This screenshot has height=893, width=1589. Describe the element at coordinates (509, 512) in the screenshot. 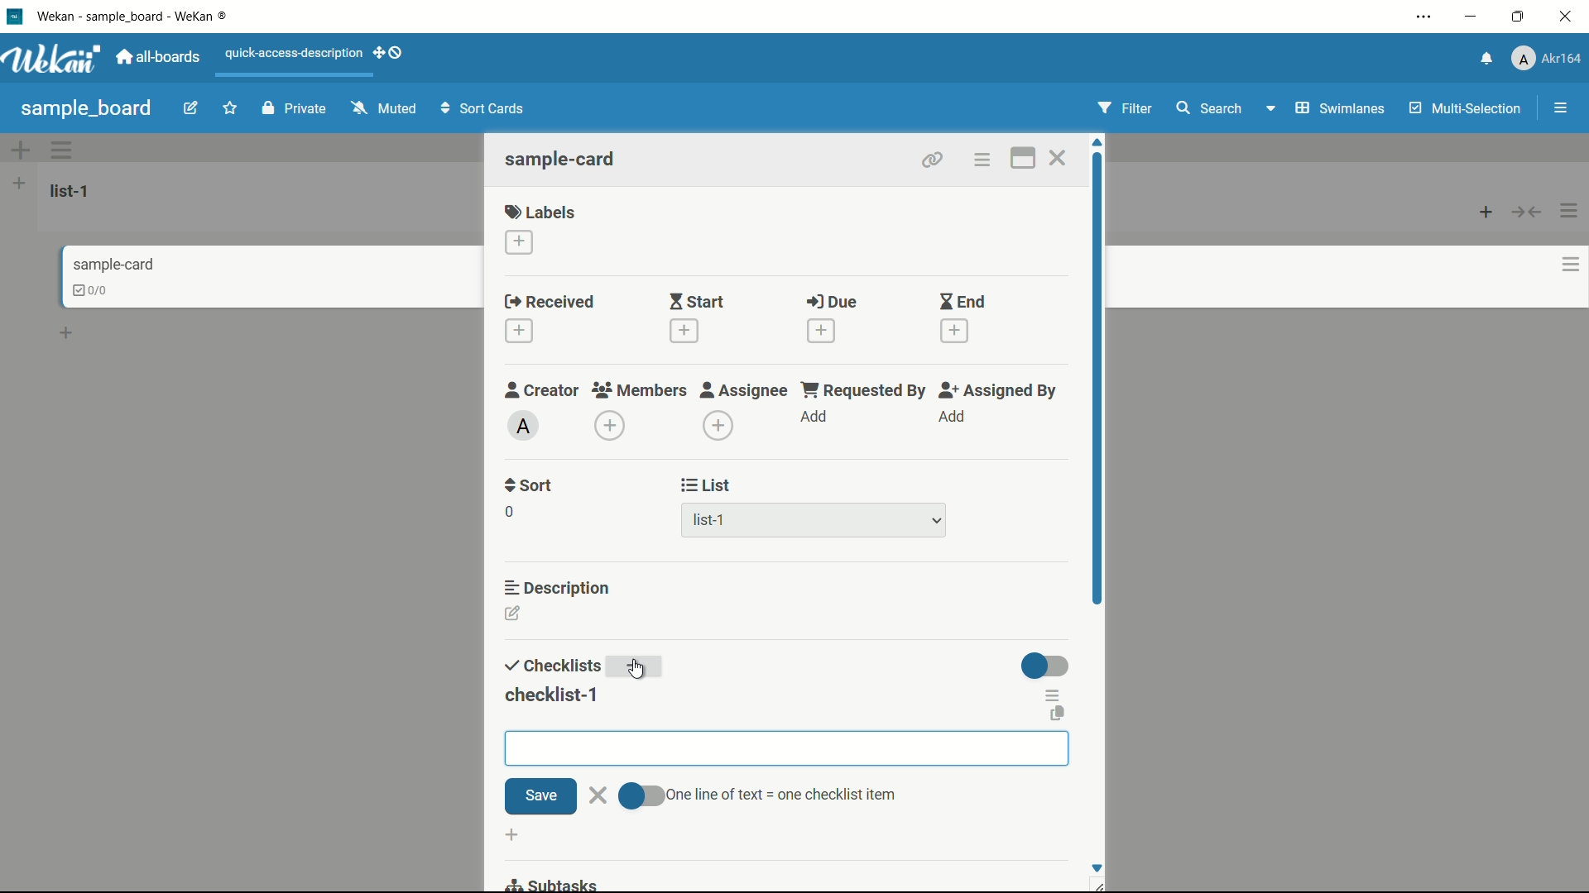

I see `0` at that location.